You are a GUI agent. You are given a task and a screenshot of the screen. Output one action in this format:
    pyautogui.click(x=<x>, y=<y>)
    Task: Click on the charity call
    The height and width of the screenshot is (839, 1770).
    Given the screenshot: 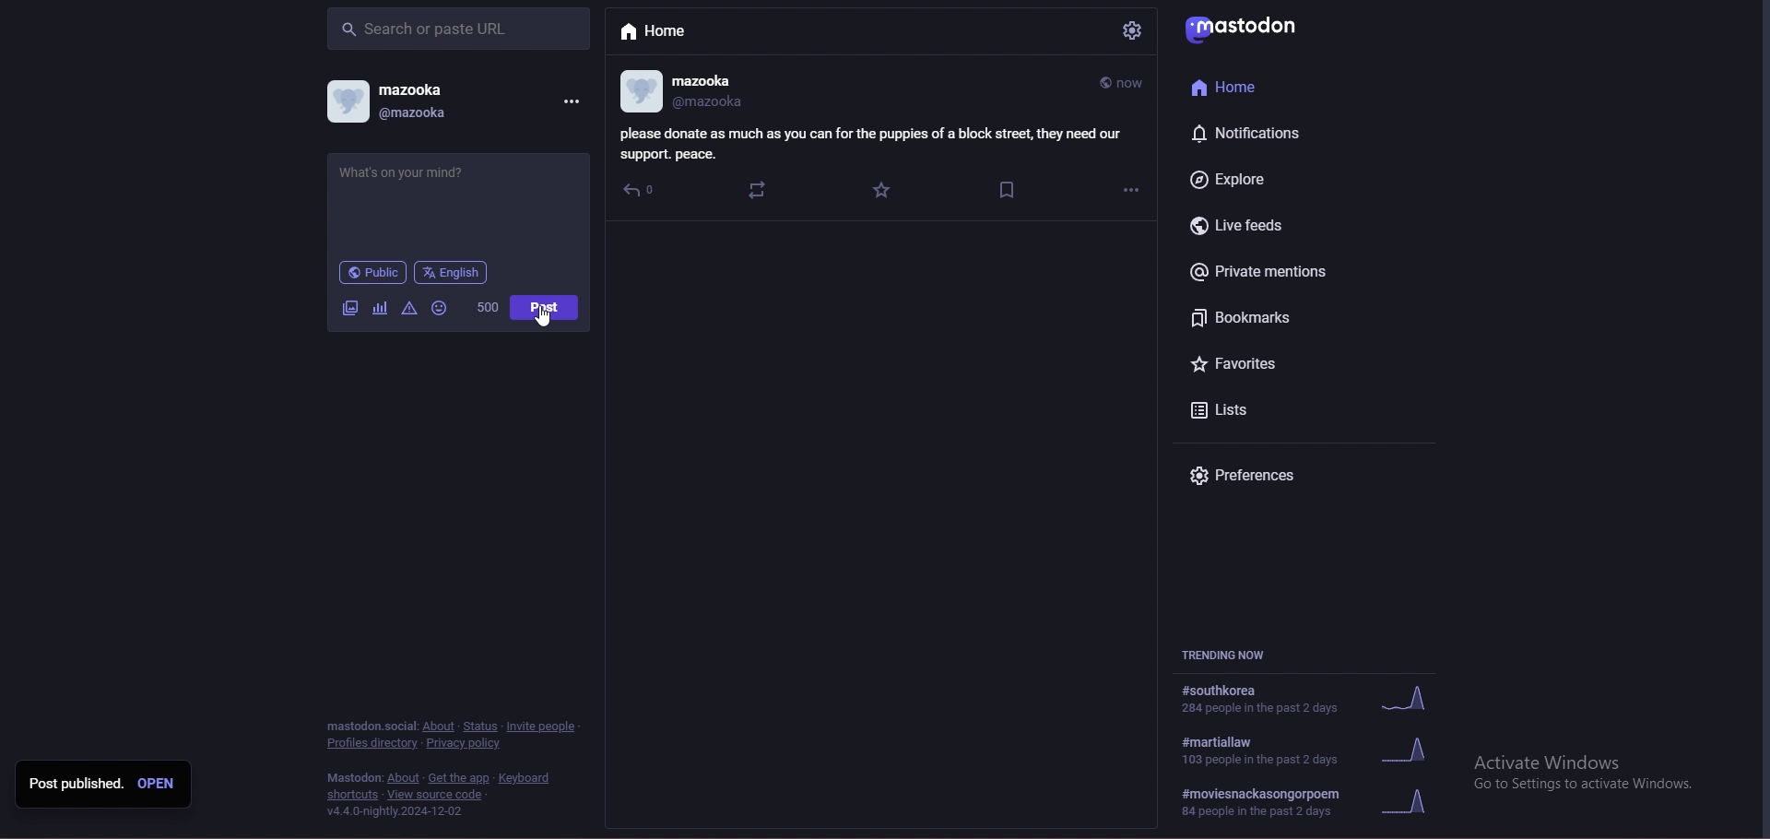 What is the action you would take?
    pyautogui.click(x=459, y=190)
    